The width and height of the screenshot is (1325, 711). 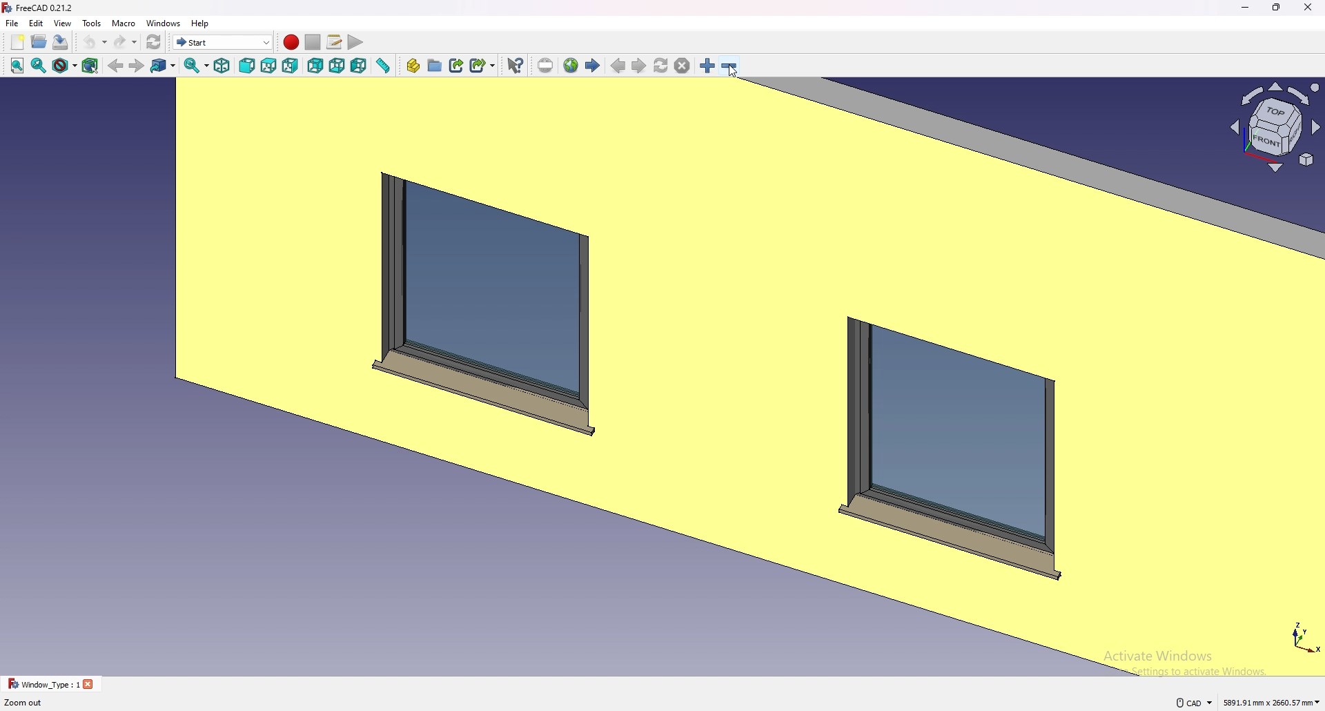 What do you see at coordinates (1303, 635) in the screenshot?
I see `axis` at bounding box center [1303, 635].